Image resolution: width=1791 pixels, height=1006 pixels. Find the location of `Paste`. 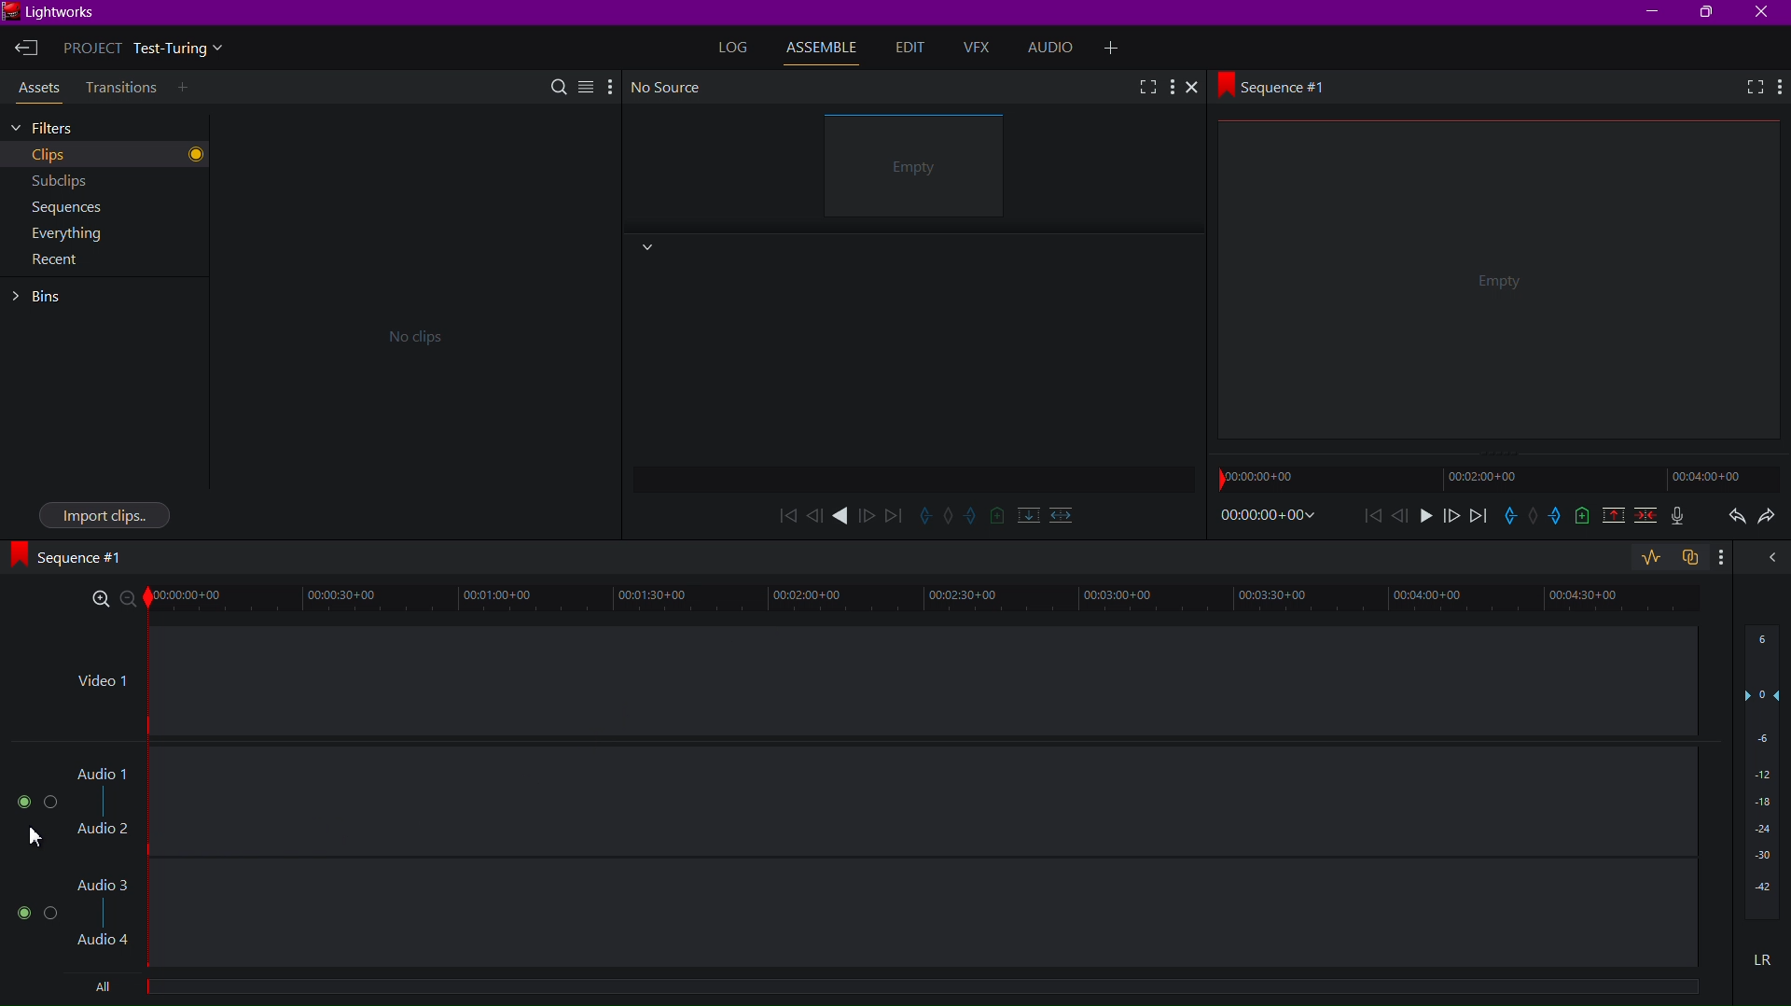

Paste is located at coordinates (1692, 559).